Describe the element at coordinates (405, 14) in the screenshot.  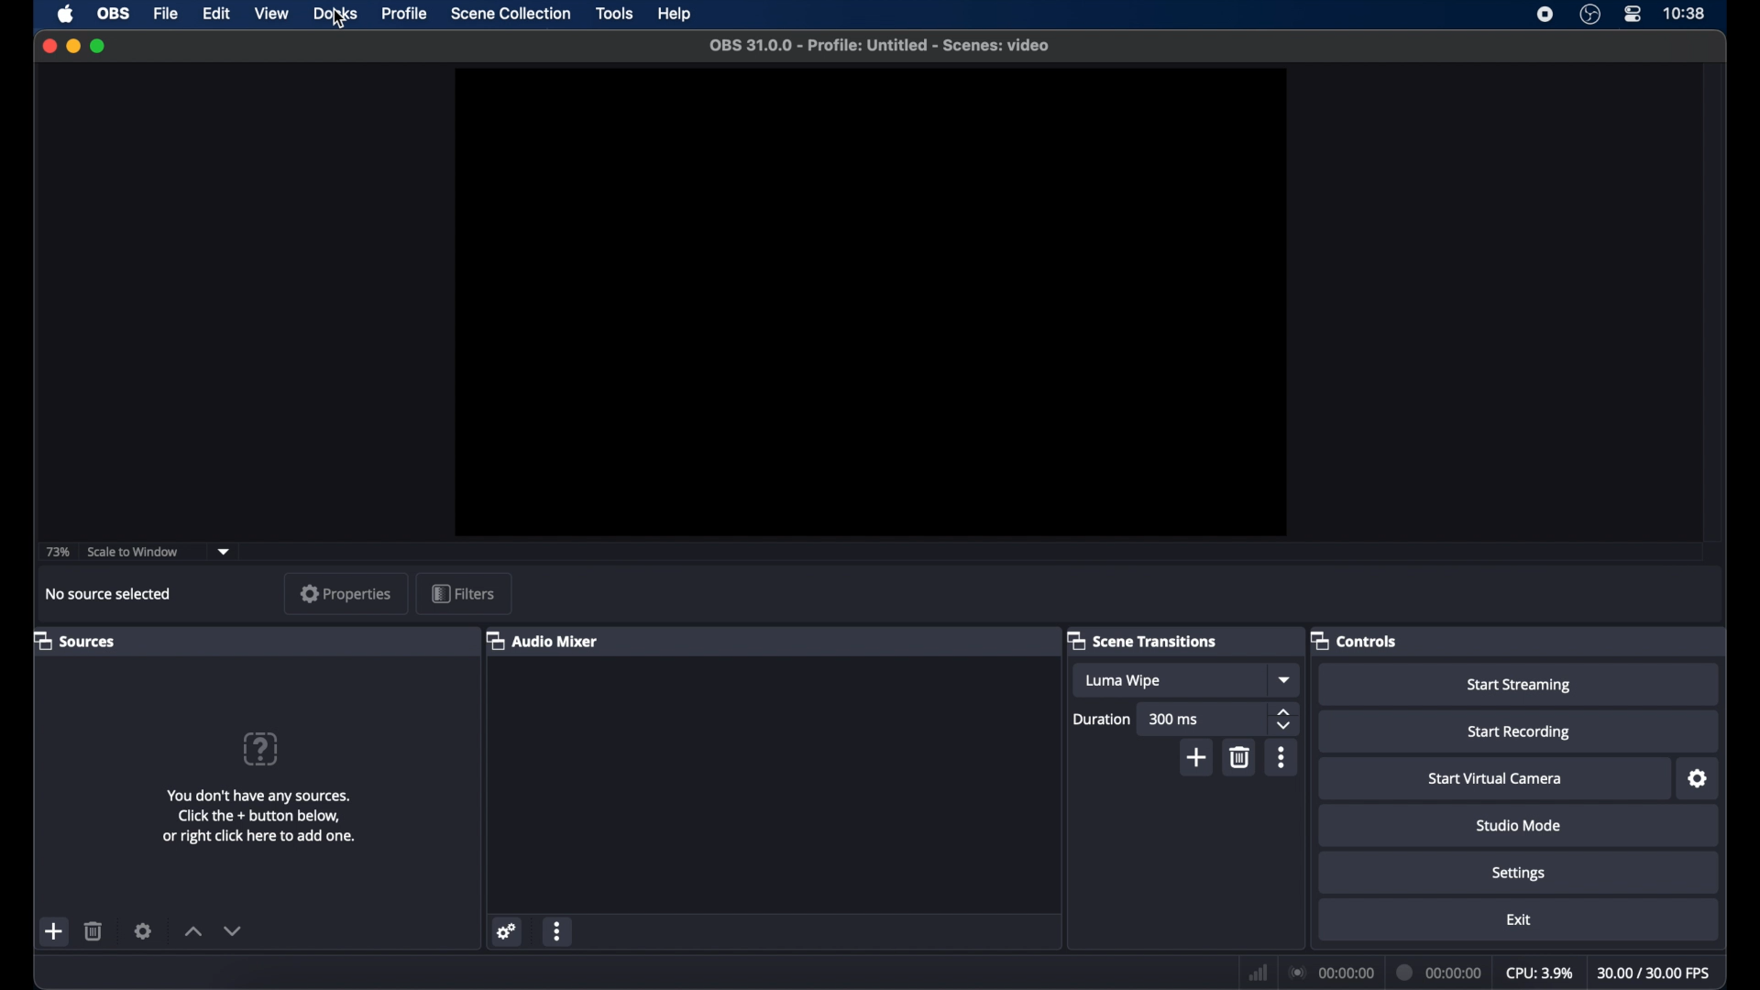
I see `profile` at that location.